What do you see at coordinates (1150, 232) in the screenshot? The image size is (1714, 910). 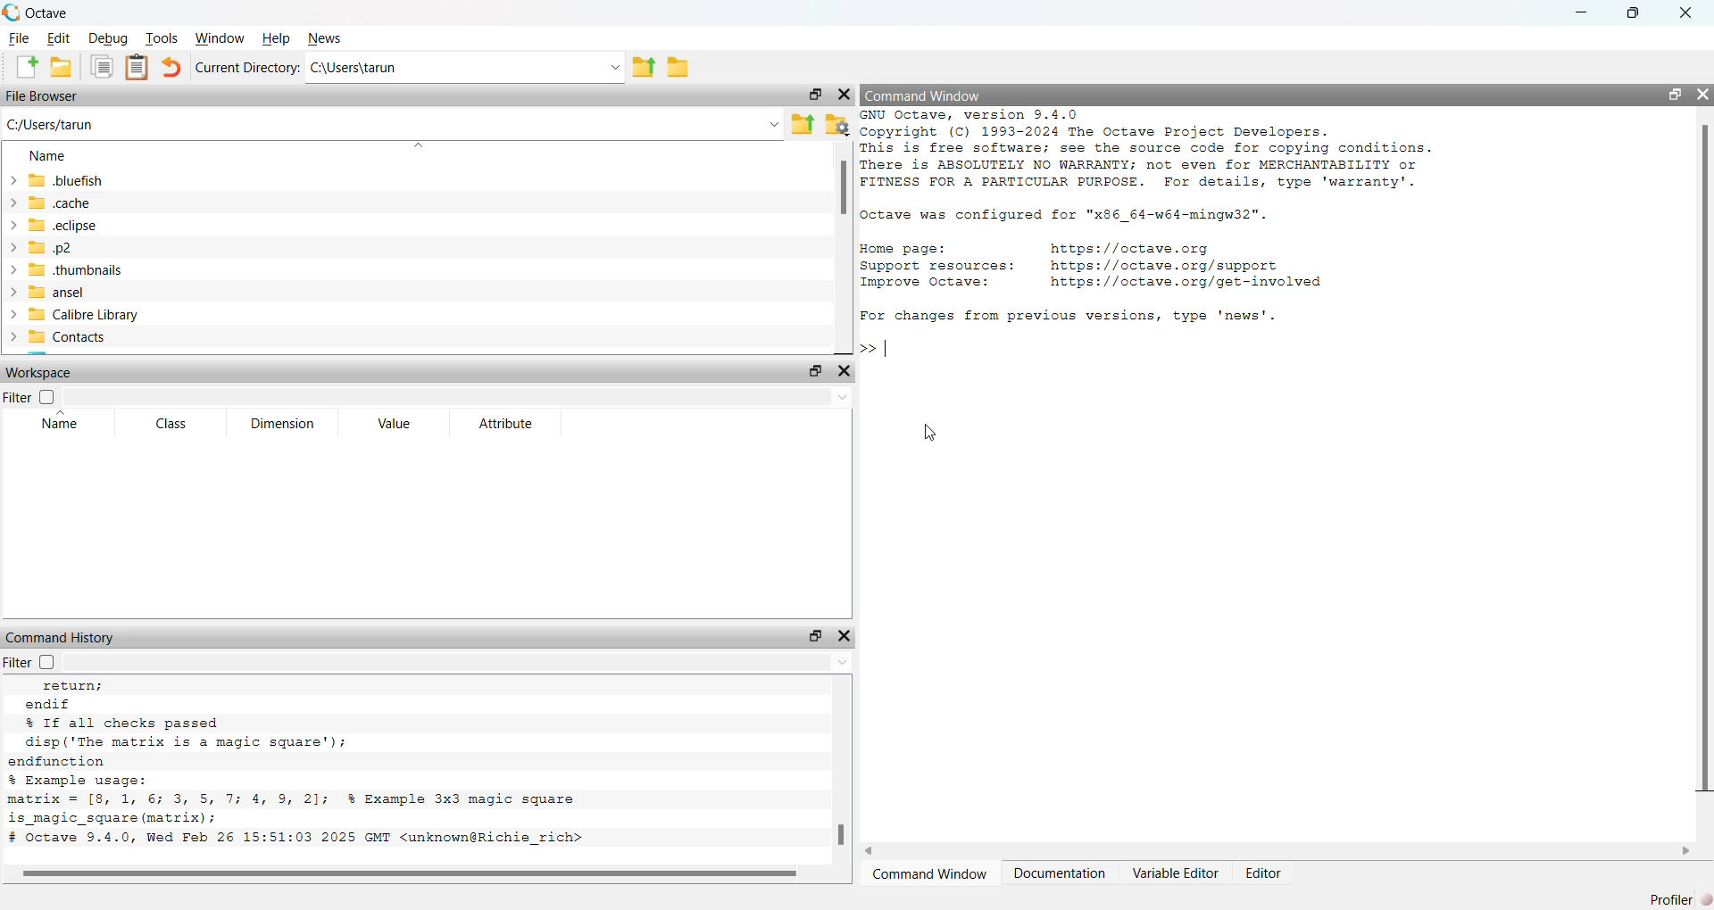 I see `GNU Octave, version 5.4.0Copyright (C) 1993-2024 The Octave Project Developers.This is free software; see the source code for copying conditions.There is ABSOLUTELY NO WARRANTY; not even for MERCHANTABILITY orFITNESS FOR A PARTICULAR PURPOSE. For details, type 'warranty'.Octave was configured for "x86_64-w64-mingw32".Home page: https: //octave.orgSupport resources:  https://octave.org/supportImprove Octave: https: //octave.org/get-involvedFor changes from previous versions, type 'news'.>» ` at bounding box center [1150, 232].